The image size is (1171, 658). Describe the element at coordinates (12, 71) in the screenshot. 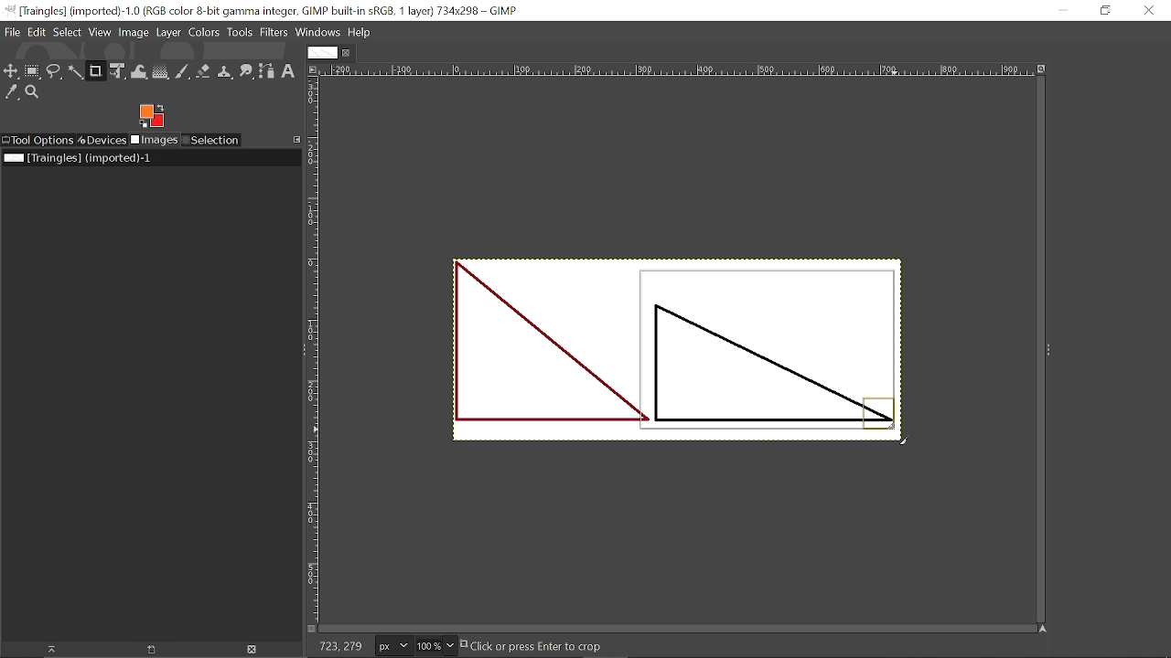

I see `move tool` at that location.